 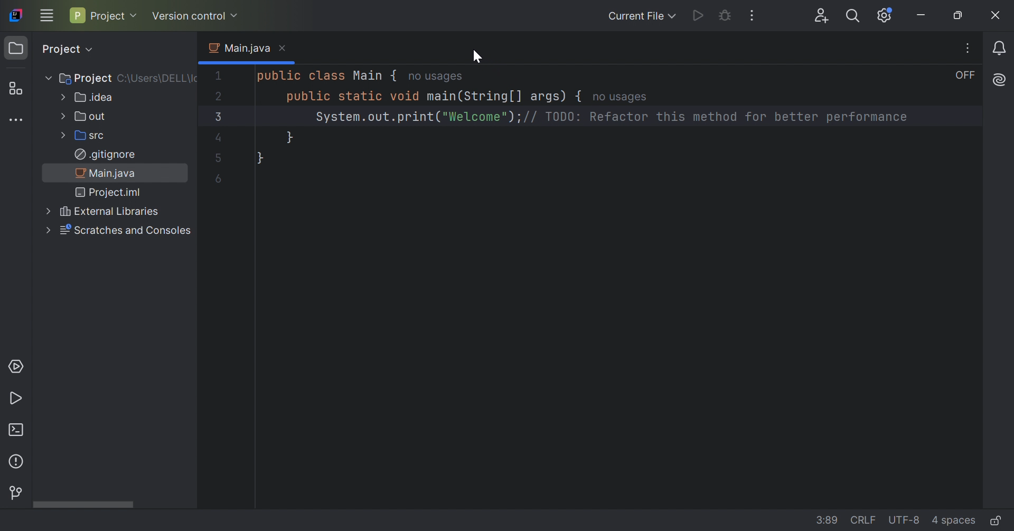 What do you see at coordinates (924, 16) in the screenshot?
I see `Minimize` at bounding box center [924, 16].